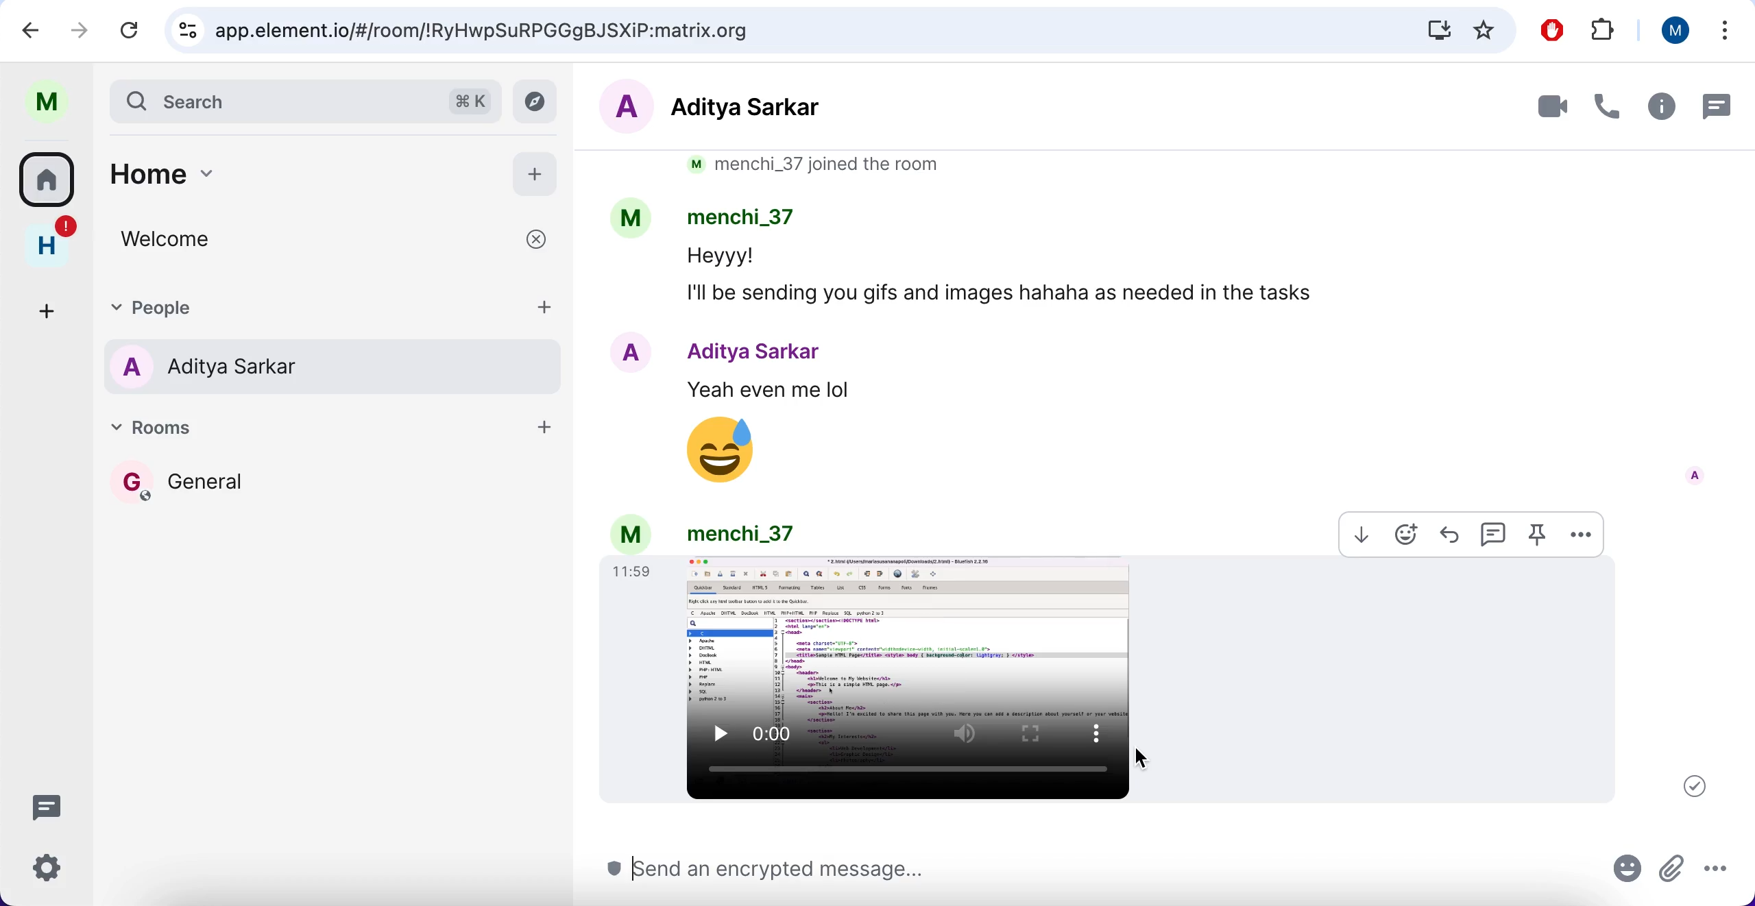  Describe the element at coordinates (838, 32) in the screenshot. I see `google search` at that location.